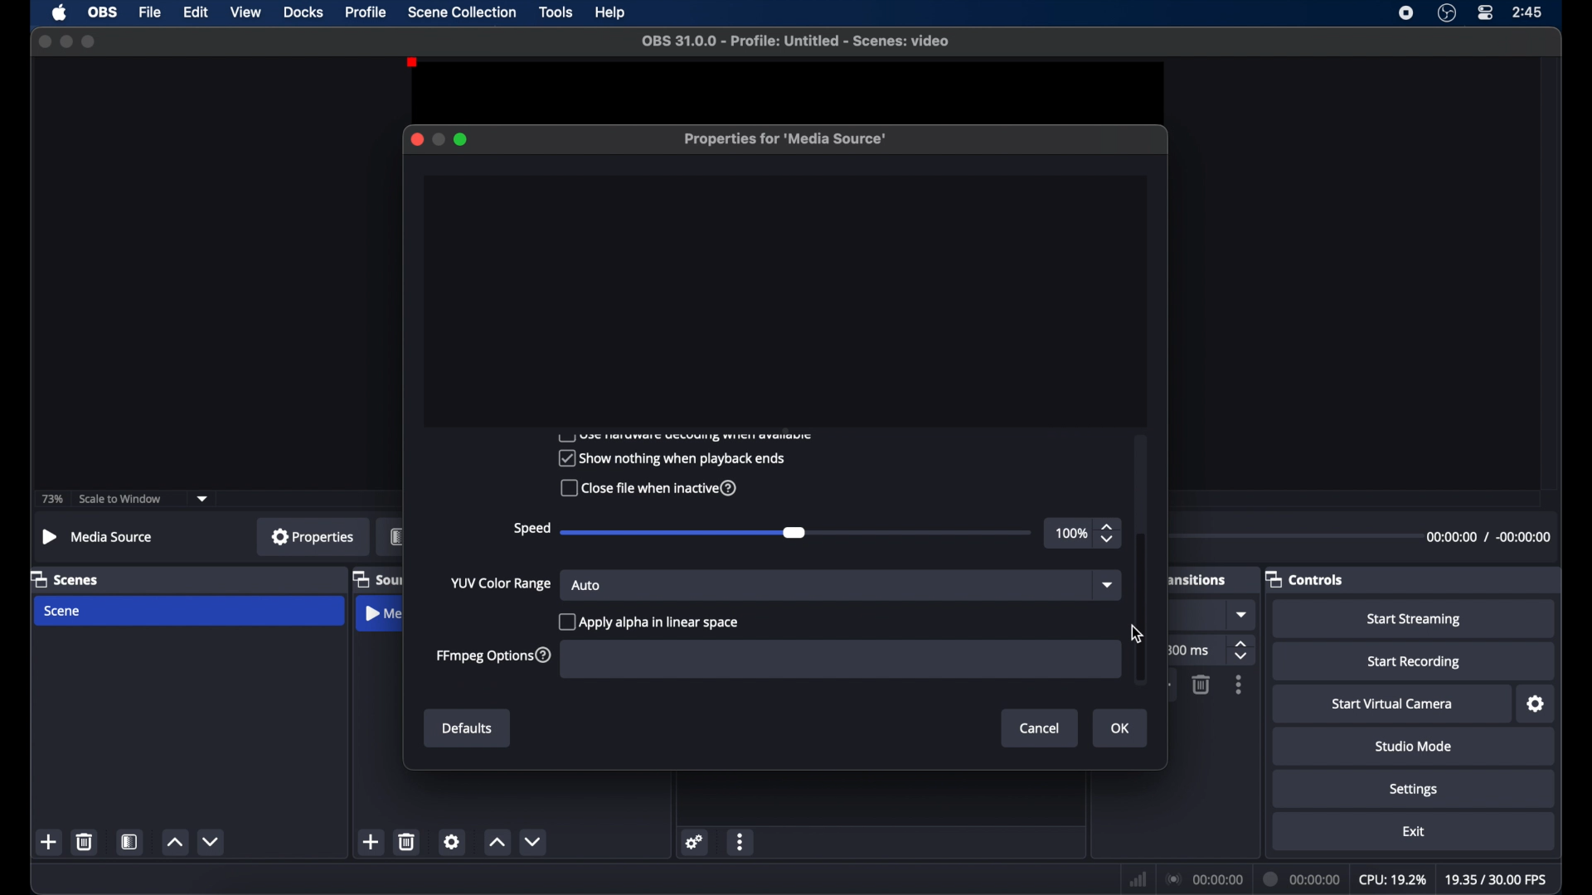  I want to click on scroll box, so click(1141, 607).